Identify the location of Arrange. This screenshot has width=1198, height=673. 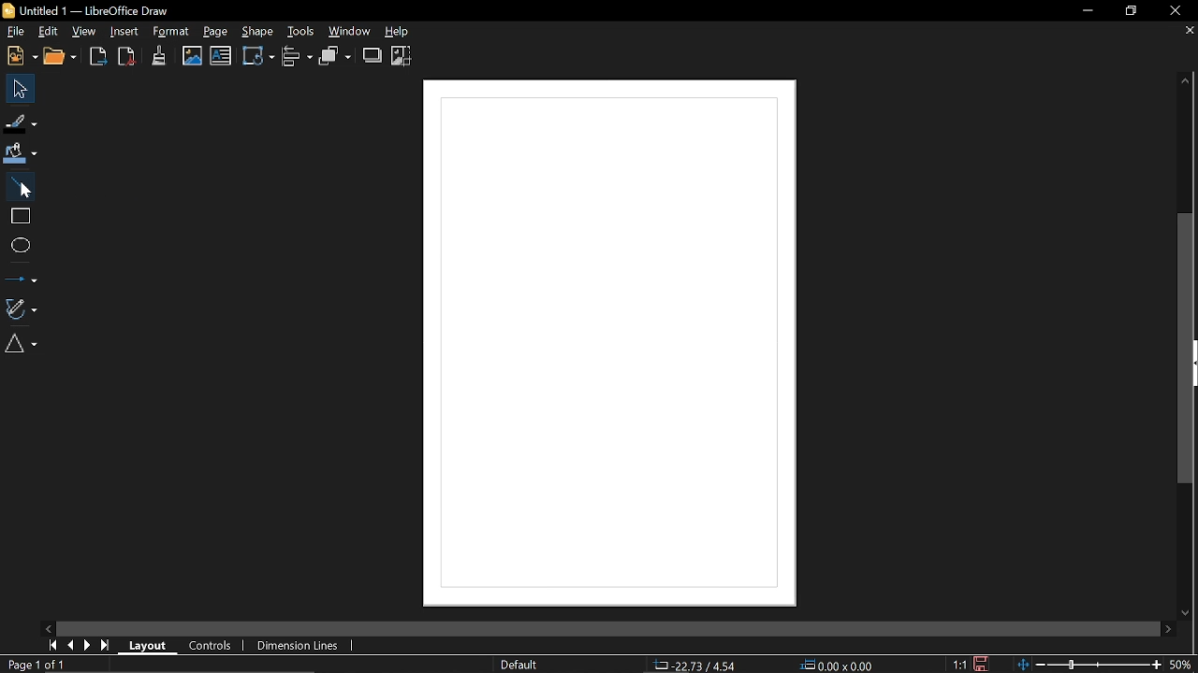
(336, 57).